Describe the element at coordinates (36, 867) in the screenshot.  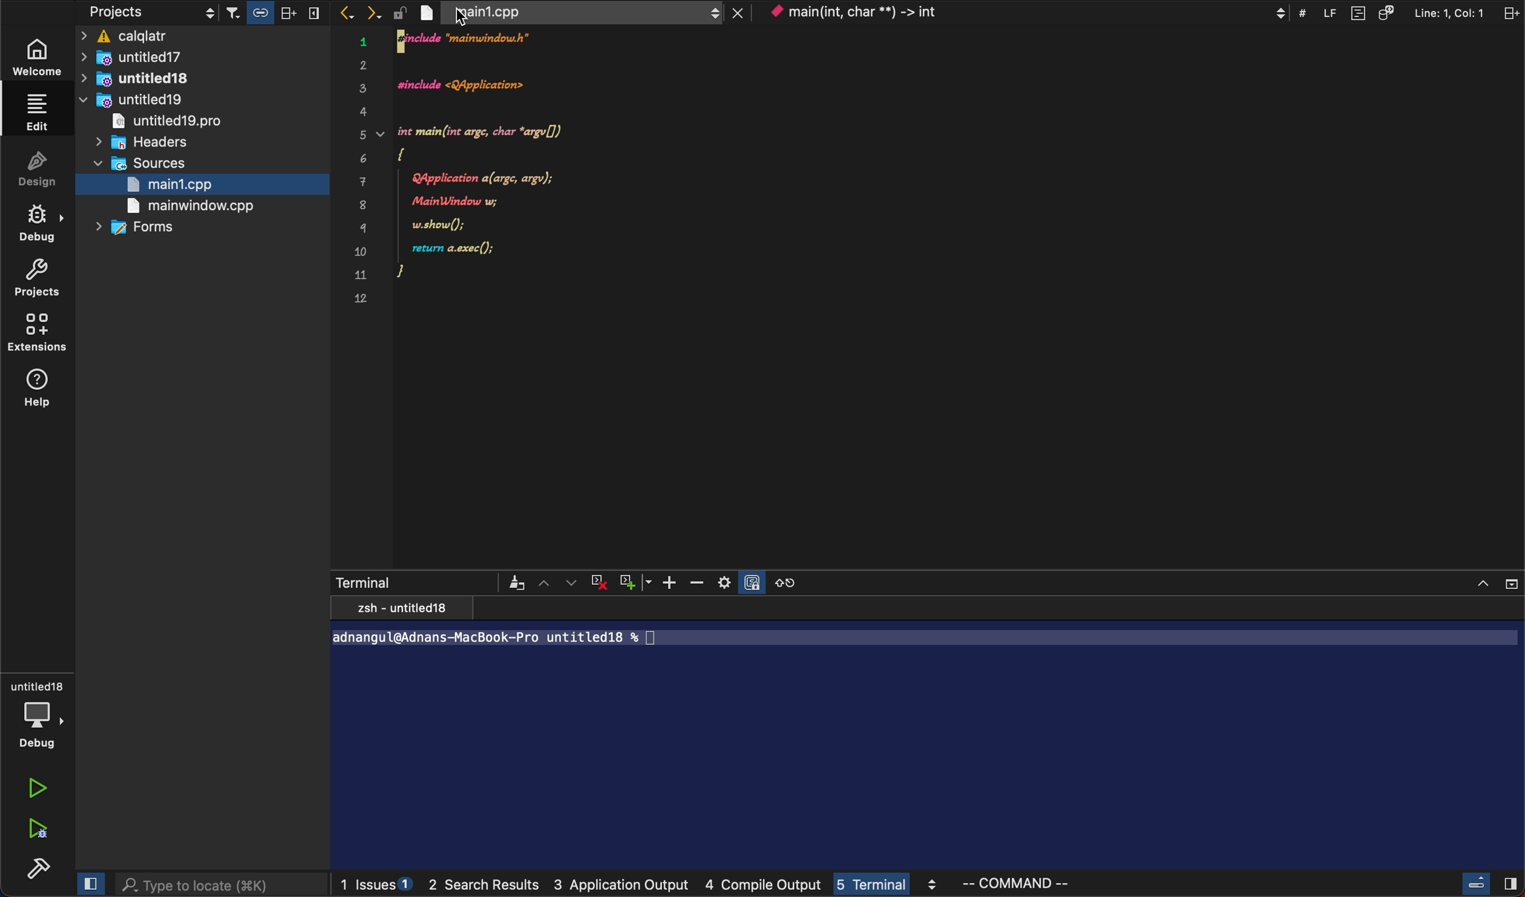
I see `build` at that location.